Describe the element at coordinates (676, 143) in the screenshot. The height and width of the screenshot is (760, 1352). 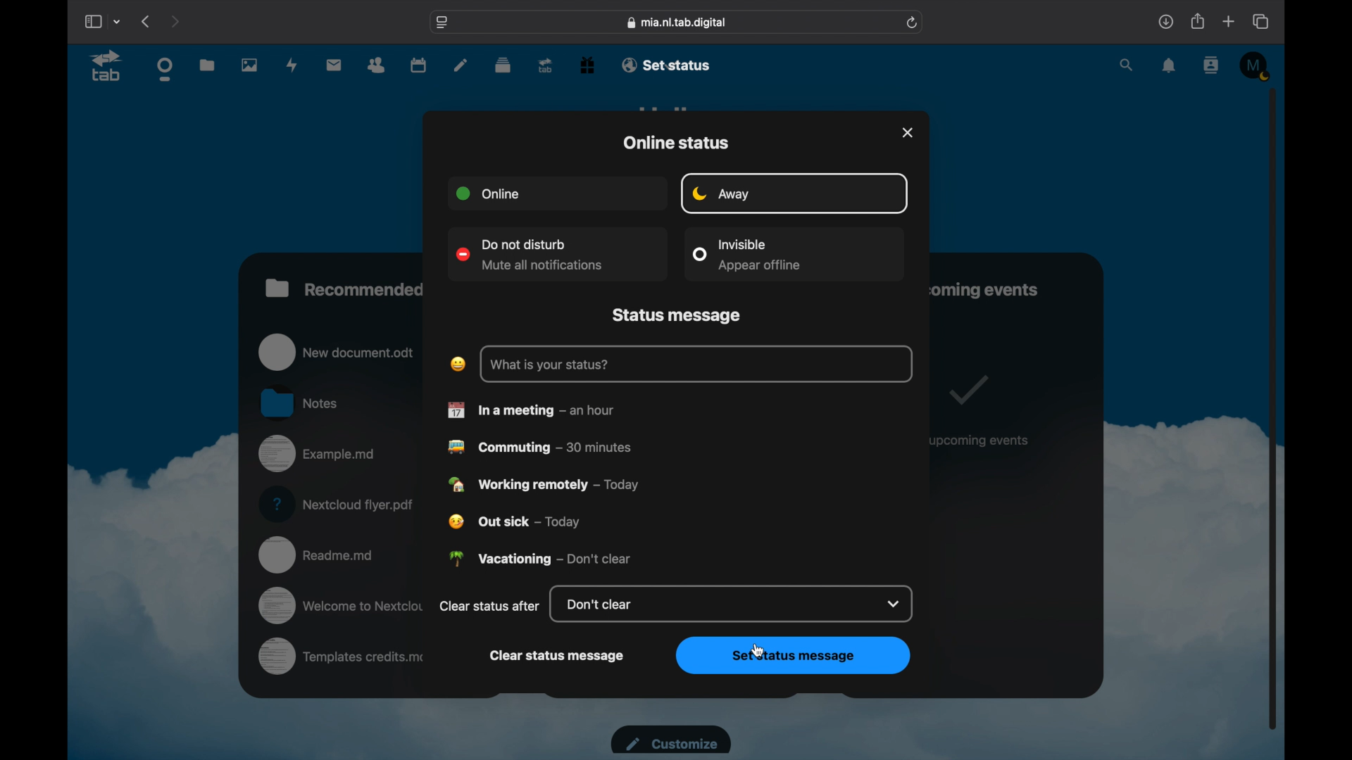
I see `online status` at that location.